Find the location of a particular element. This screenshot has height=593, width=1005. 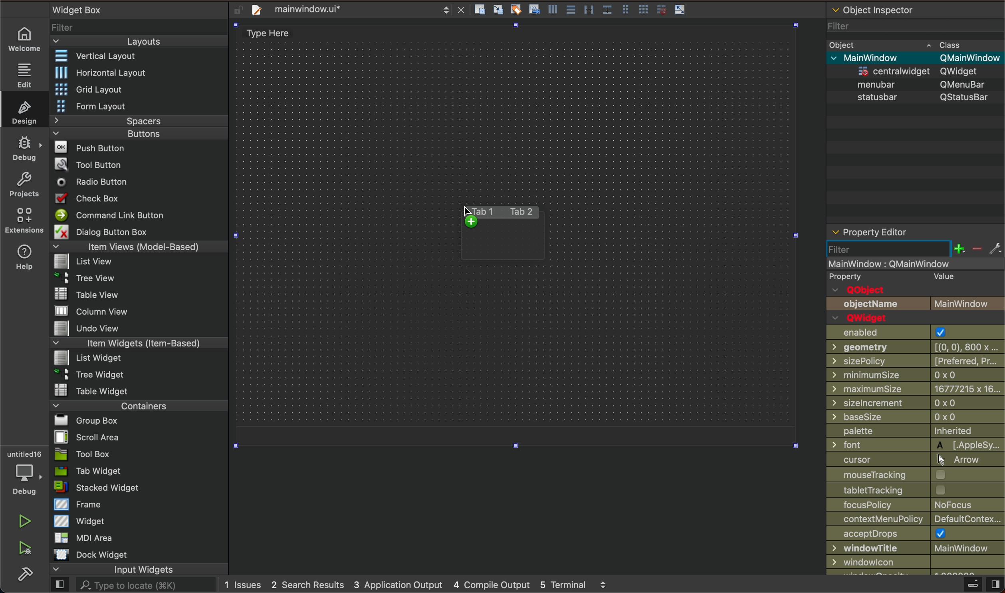

~ Class is located at coordinates (946, 42).